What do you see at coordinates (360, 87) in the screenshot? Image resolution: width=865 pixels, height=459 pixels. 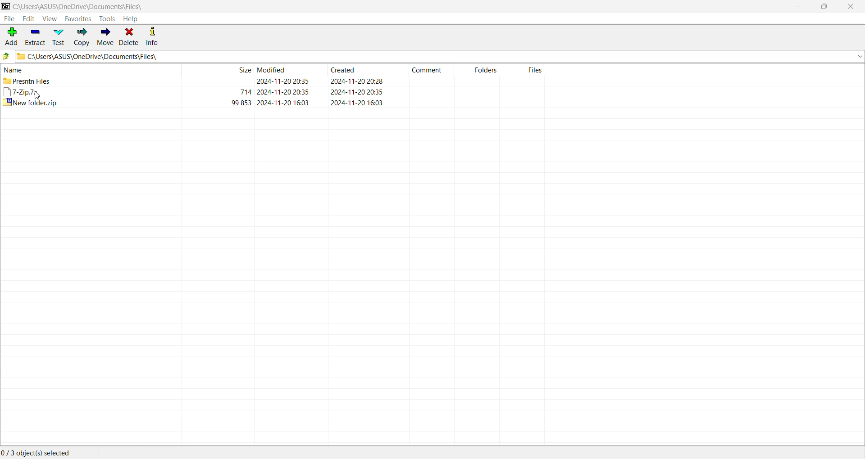 I see `Created` at bounding box center [360, 87].